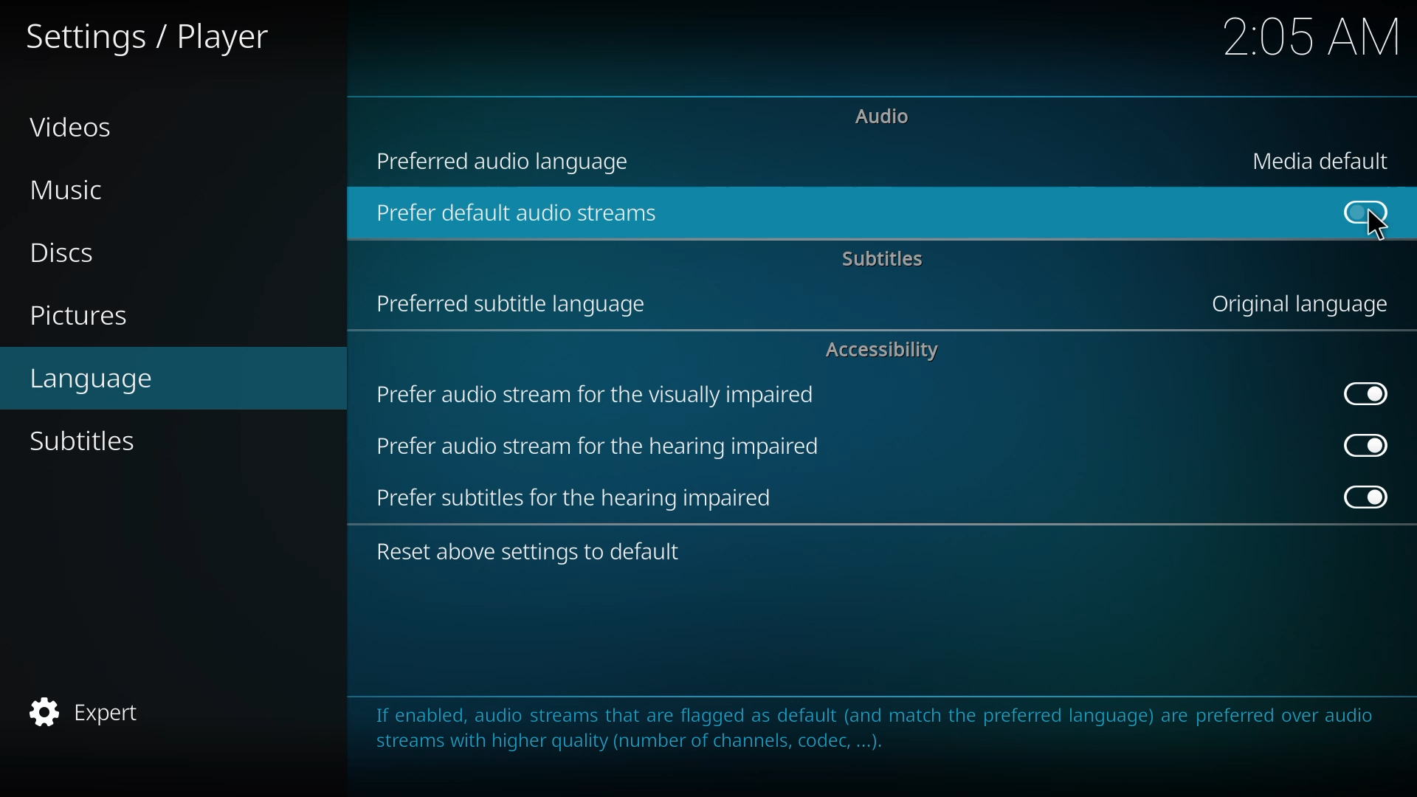 The width and height of the screenshot is (1417, 797). I want to click on time, so click(1311, 36).